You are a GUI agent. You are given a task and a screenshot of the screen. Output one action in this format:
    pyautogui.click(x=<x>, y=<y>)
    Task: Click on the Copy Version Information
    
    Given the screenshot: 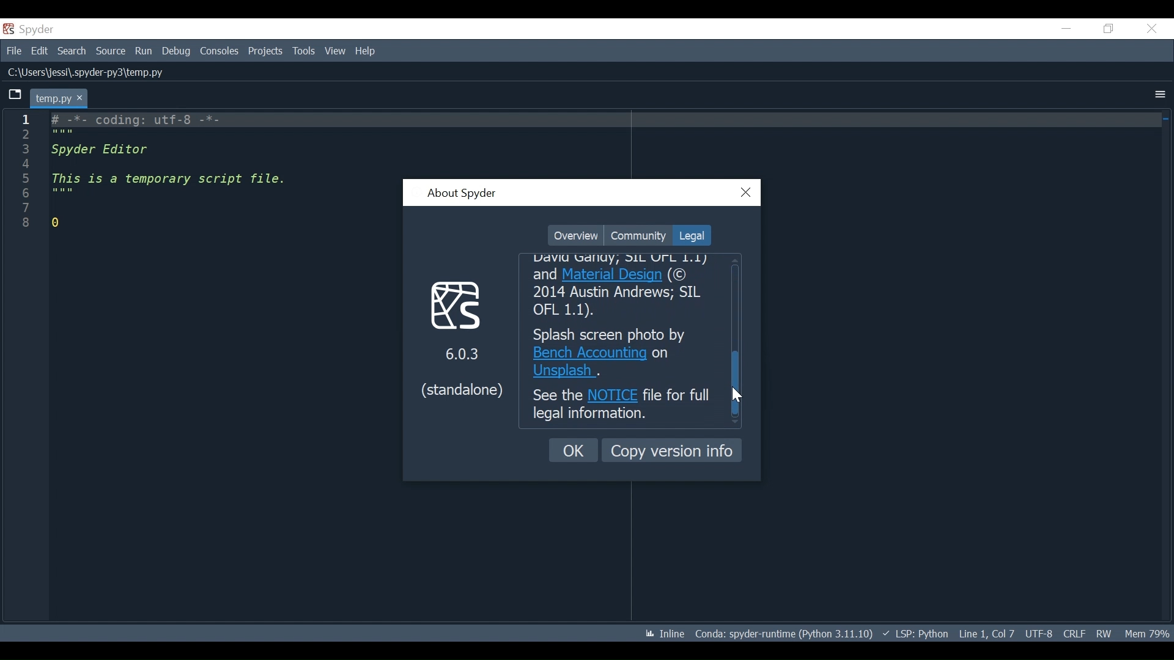 What is the action you would take?
    pyautogui.click(x=672, y=450)
    